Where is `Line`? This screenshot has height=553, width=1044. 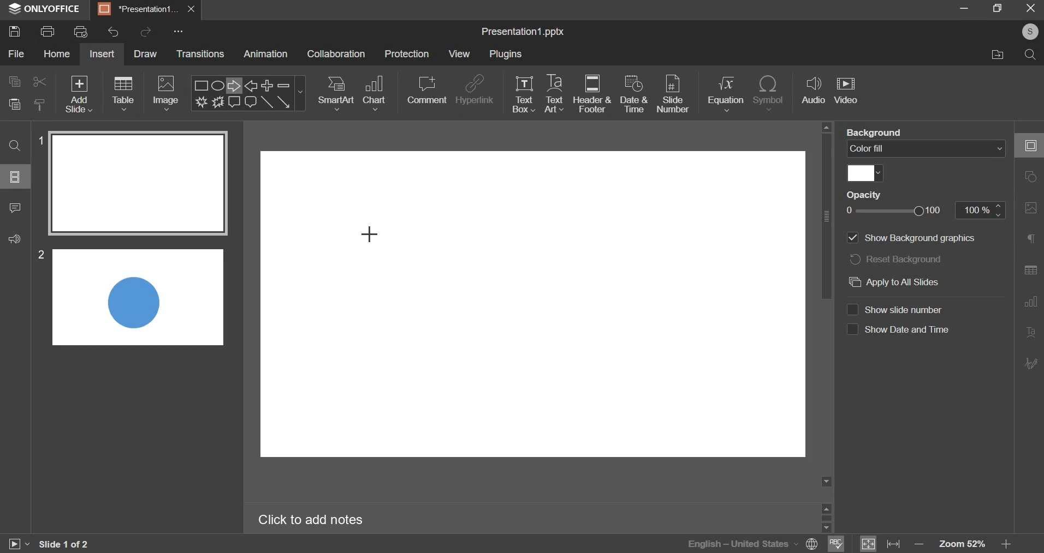 Line is located at coordinates (266, 102).